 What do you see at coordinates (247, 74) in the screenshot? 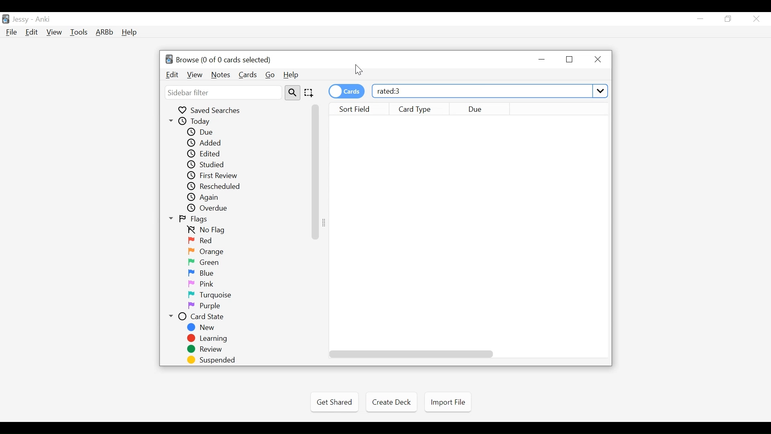
I see `Cards` at bounding box center [247, 74].